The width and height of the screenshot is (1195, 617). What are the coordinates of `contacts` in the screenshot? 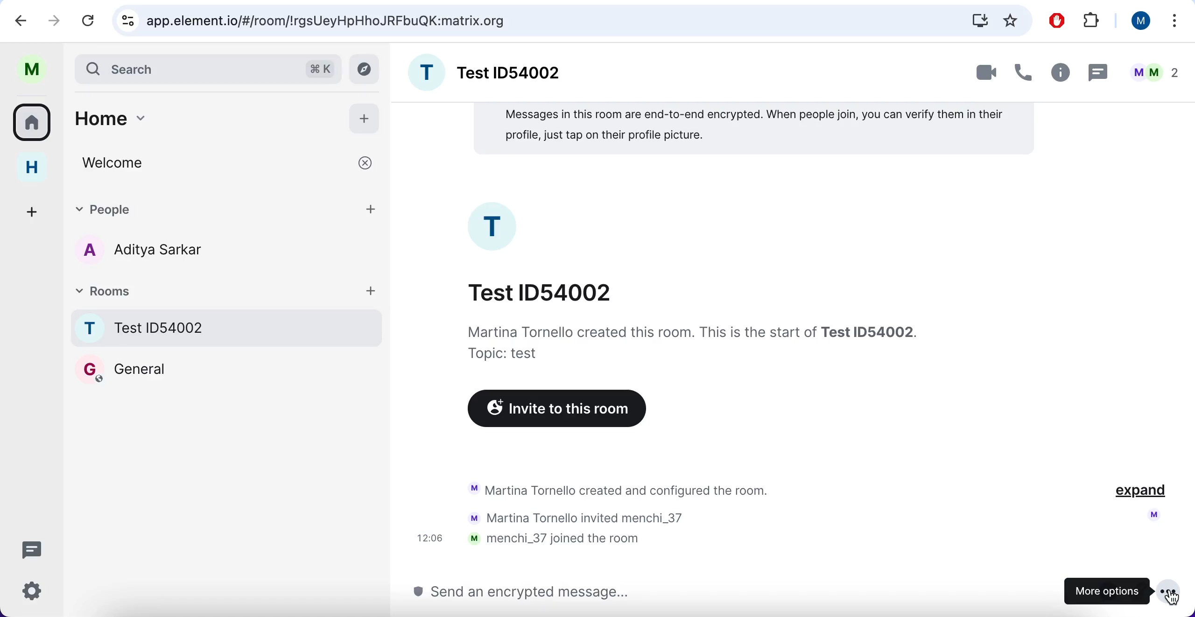 It's located at (135, 252).